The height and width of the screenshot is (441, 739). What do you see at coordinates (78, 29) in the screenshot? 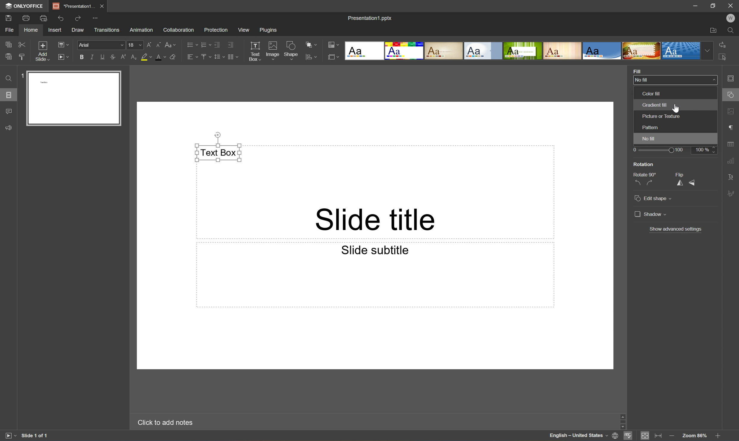
I see `Draw` at bounding box center [78, 29].